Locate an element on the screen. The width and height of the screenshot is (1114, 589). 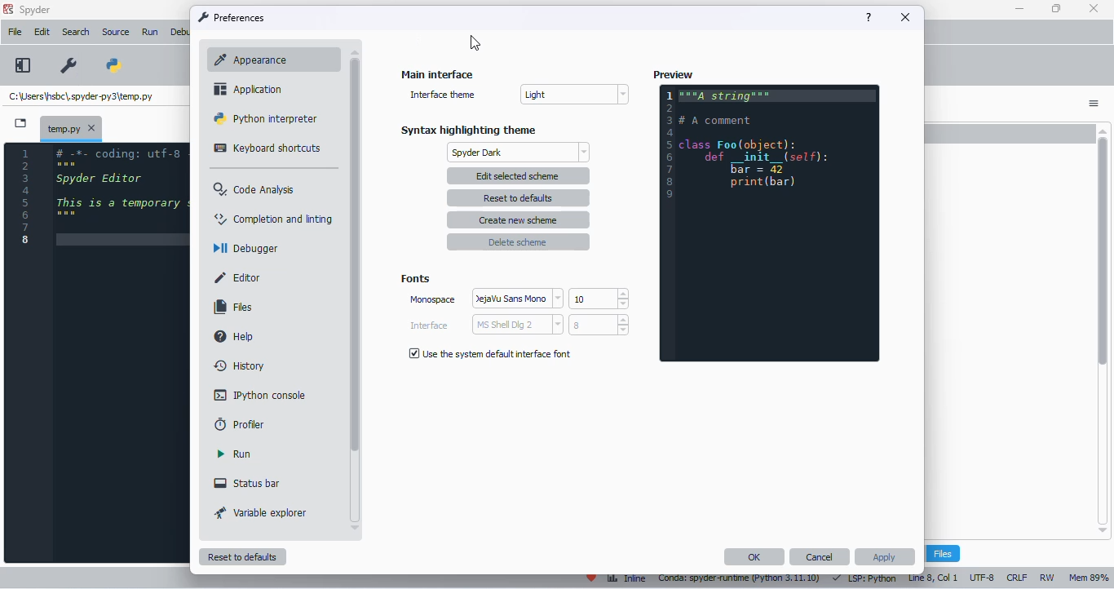
variable explorer is located at coordinates (261, 513).